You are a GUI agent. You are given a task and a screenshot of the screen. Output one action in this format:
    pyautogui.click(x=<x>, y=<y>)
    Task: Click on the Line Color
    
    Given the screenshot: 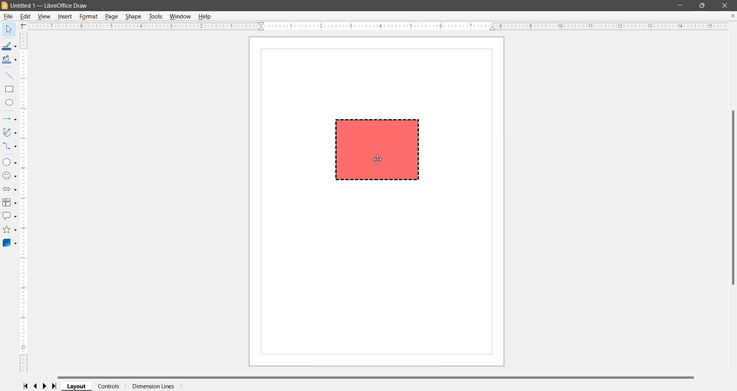 What is the action you would take?
    pyautogui.click(x=10, y=46)
    